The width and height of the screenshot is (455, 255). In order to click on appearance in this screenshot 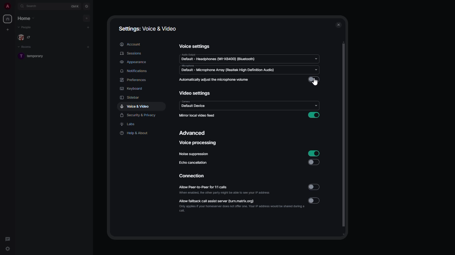, I will do `click(133, 62)`.